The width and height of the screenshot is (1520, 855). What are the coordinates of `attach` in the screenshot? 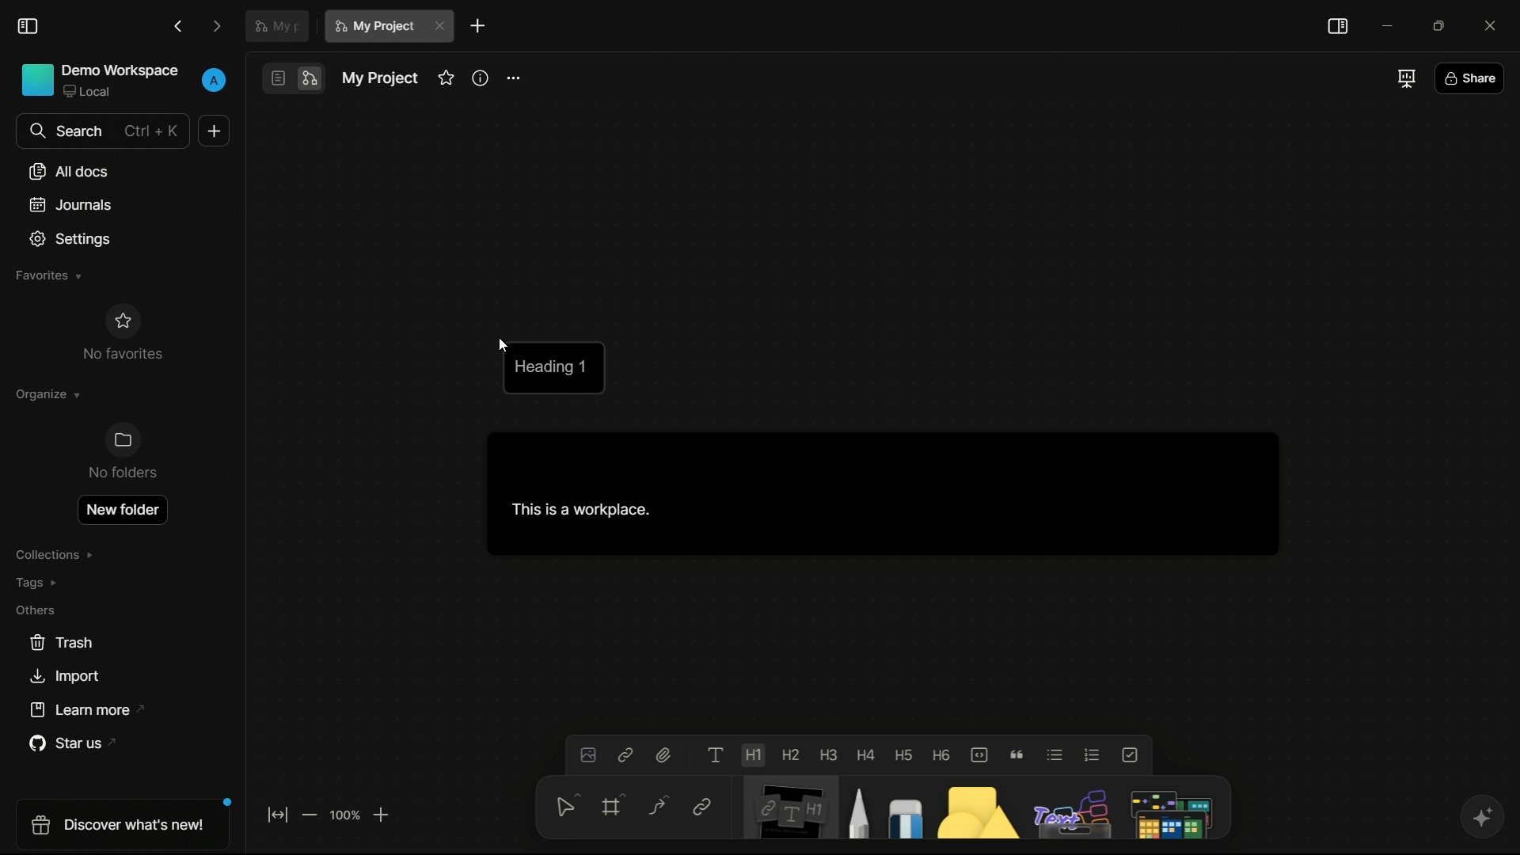 It's located at (666, 756).